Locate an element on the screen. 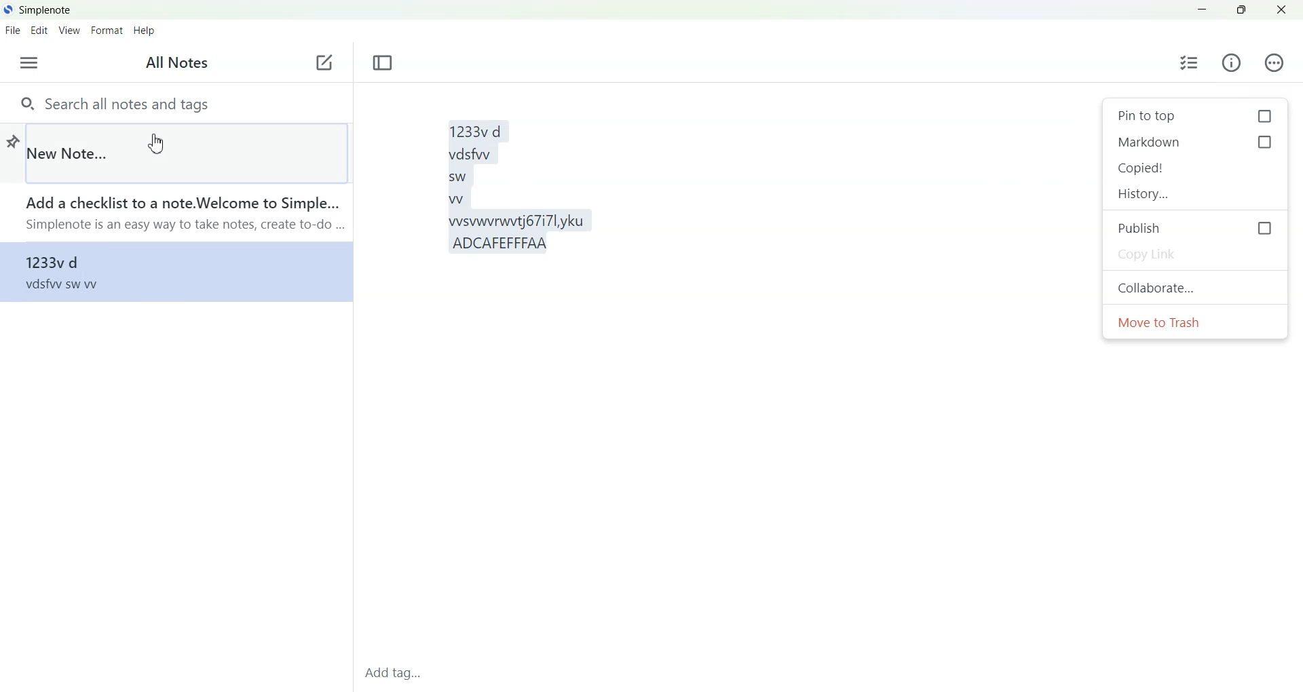 This screenshot has width=1303, height=692. Maximize is located at coordinates (1243, 10).